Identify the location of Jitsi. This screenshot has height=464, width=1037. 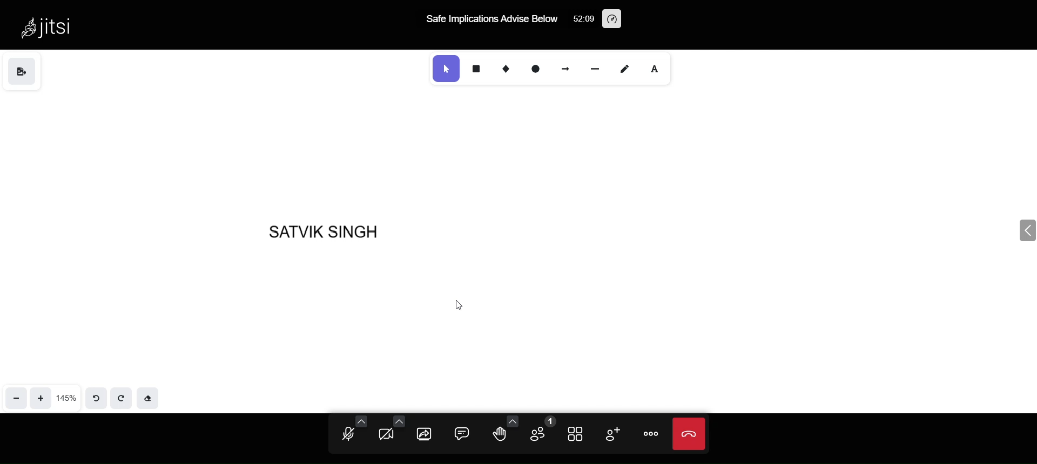
(52, 26).